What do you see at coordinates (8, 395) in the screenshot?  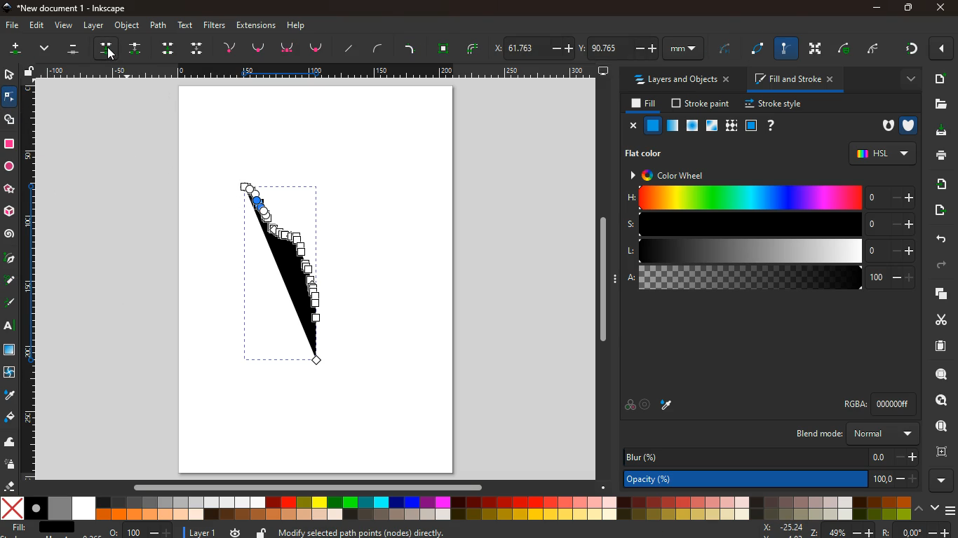 I see `drop` at bounding box center [8, 395].